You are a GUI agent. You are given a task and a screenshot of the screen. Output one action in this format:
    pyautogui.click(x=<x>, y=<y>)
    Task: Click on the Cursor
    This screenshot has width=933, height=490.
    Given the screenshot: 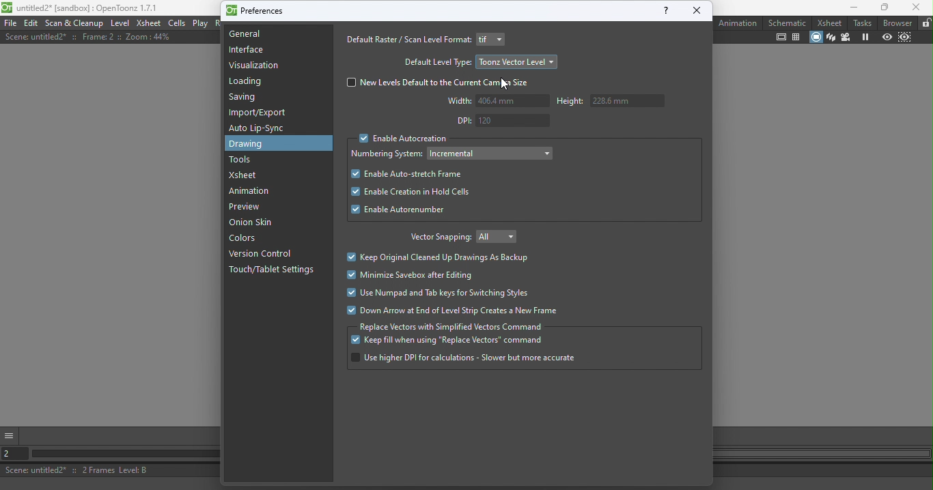 What is the action you would take?
    pyautogui.click(x=504, y=85)
    